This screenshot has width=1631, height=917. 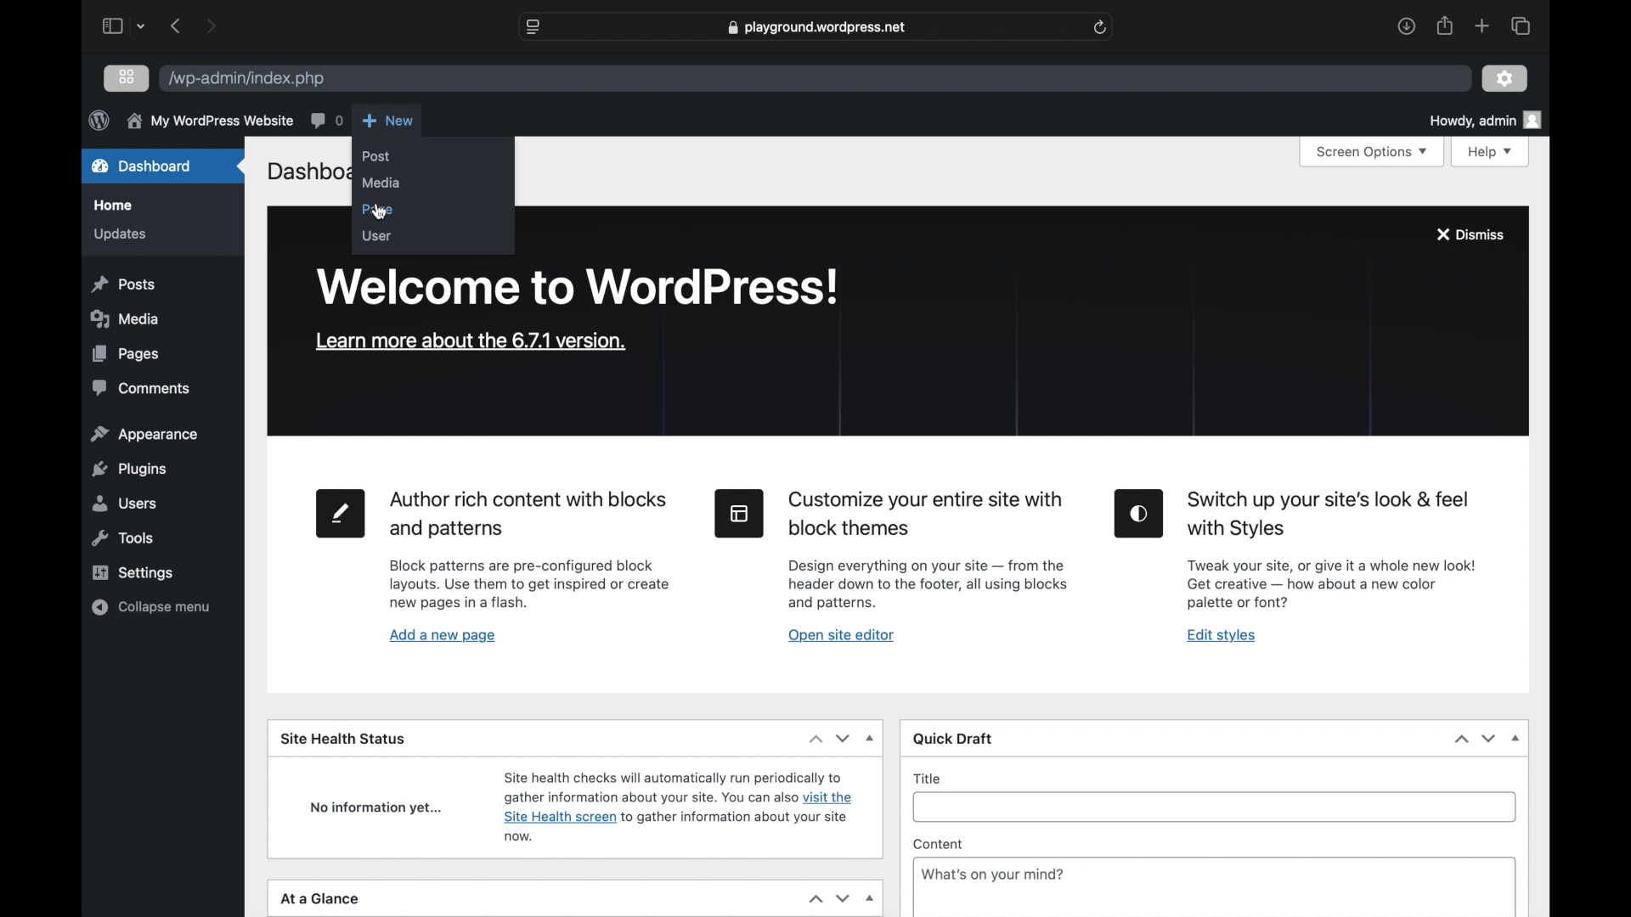 I want to click on pages, so click(x=127, y=354).